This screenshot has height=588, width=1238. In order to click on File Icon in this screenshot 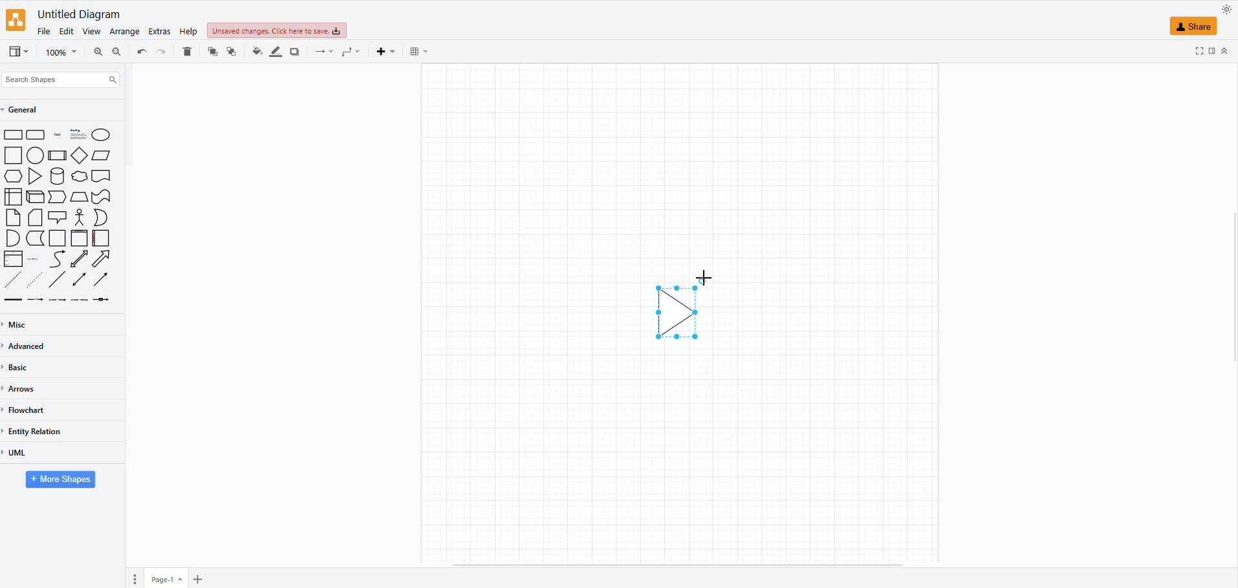, I will do `click(14, 218)`.